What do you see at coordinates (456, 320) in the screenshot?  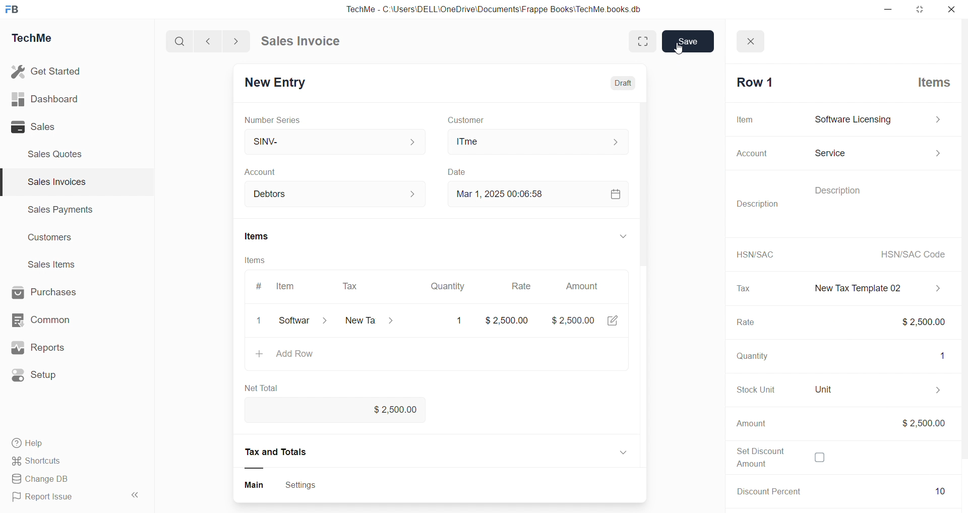 I see `1` at bounding box center [456, 320].